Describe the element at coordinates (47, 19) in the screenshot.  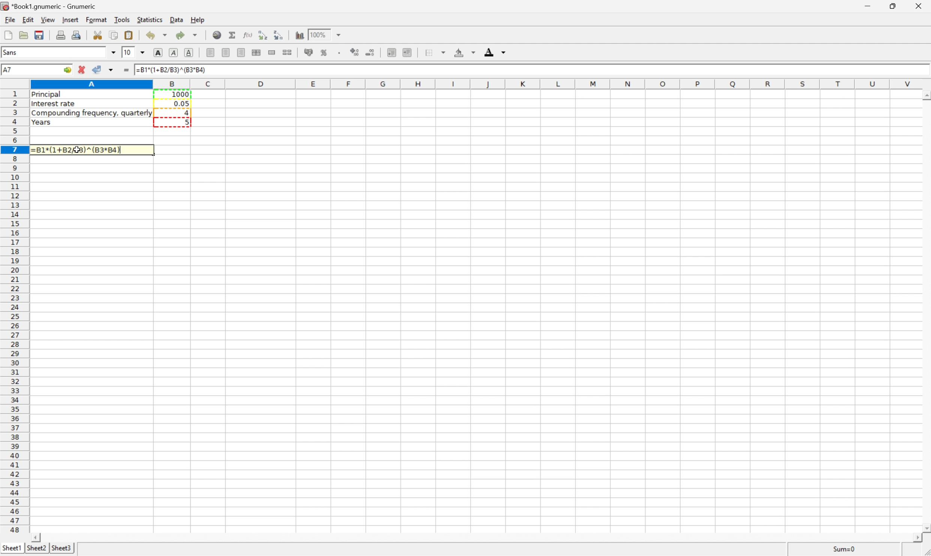
I see `view` at that location.